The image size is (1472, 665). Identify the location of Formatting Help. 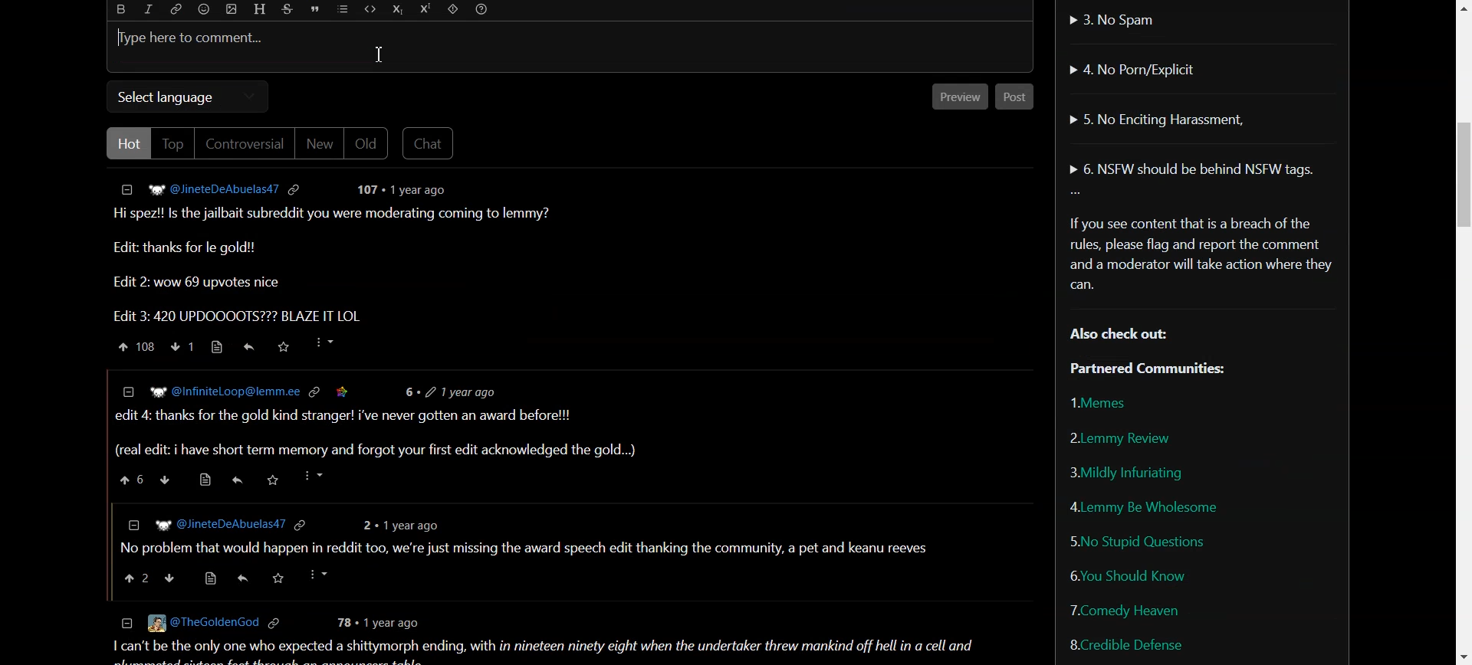
(482, 10).